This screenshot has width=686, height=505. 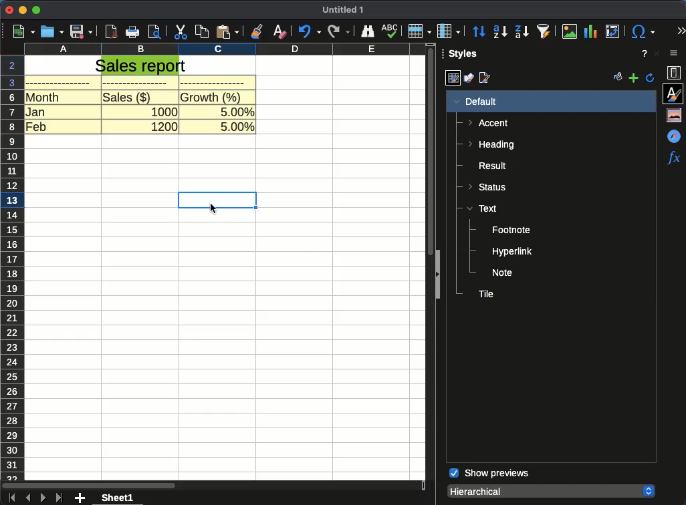 What do you see at coordinates (37, 112) in the screenshot?
I see `jan` at bounding box center [37, 112].